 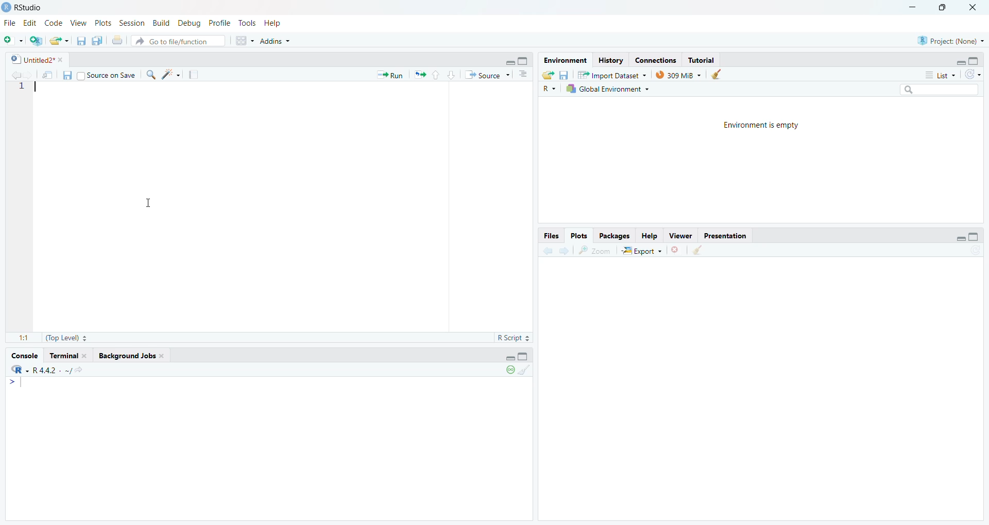 What do you see at coordinates (524, 60) in the screenshot?
I see `maximise` at bounding box center [524, 60].